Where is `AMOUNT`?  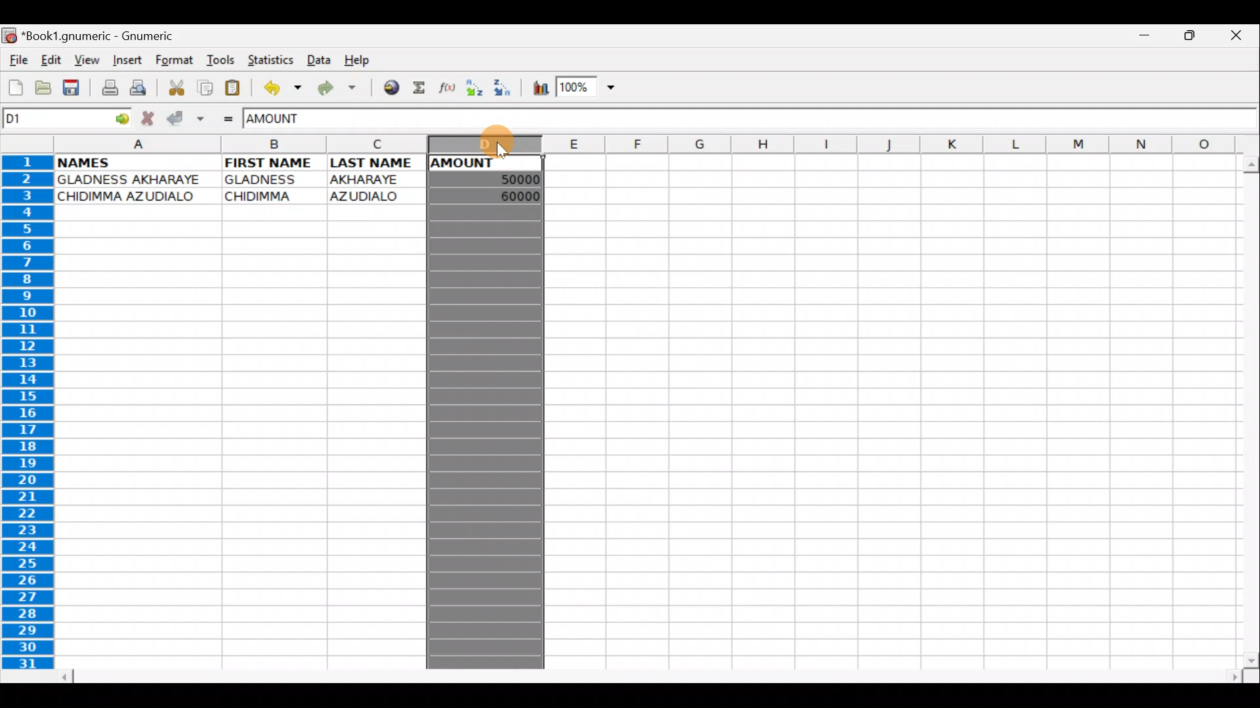 AMOUNT is located at coordinates (287, 120).